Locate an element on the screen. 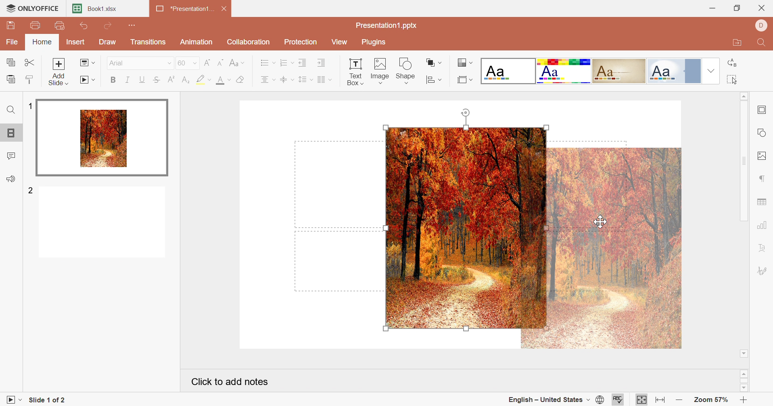  Restore Down is located at coordinates (735, 8).